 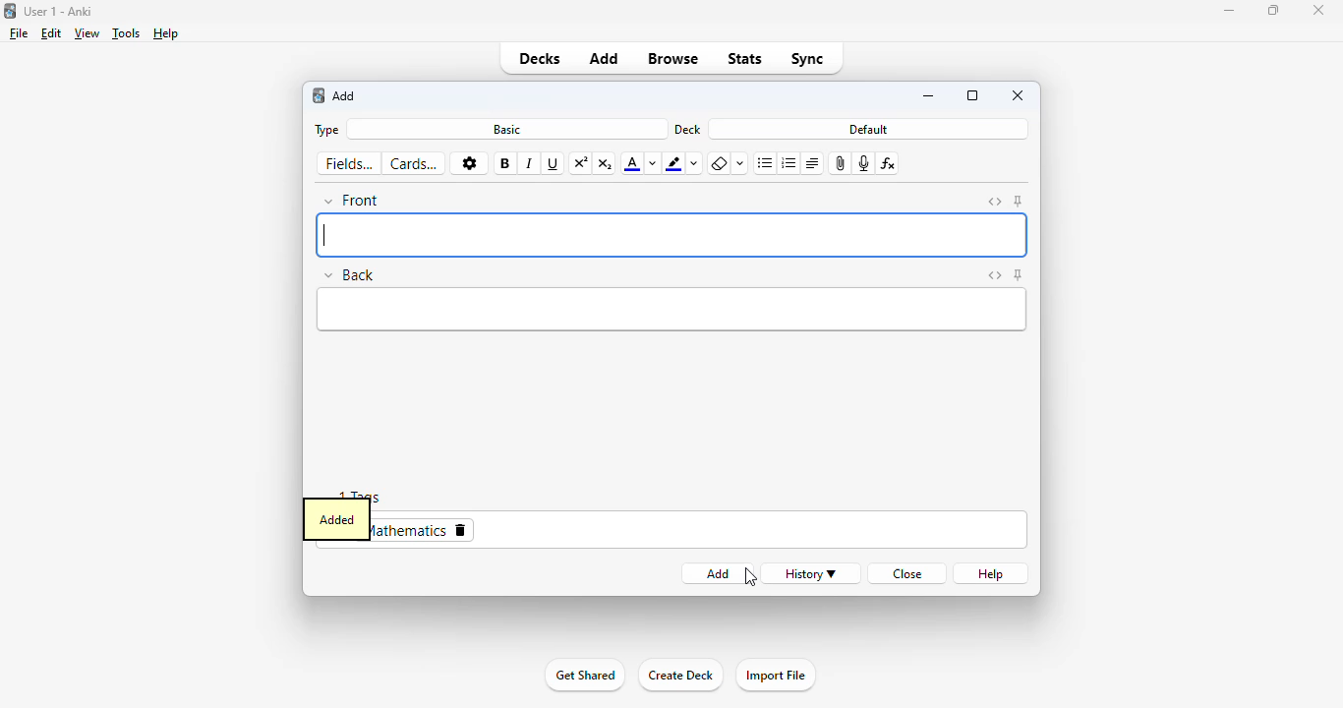 I want to click on underline, so click(x=554, y=164).